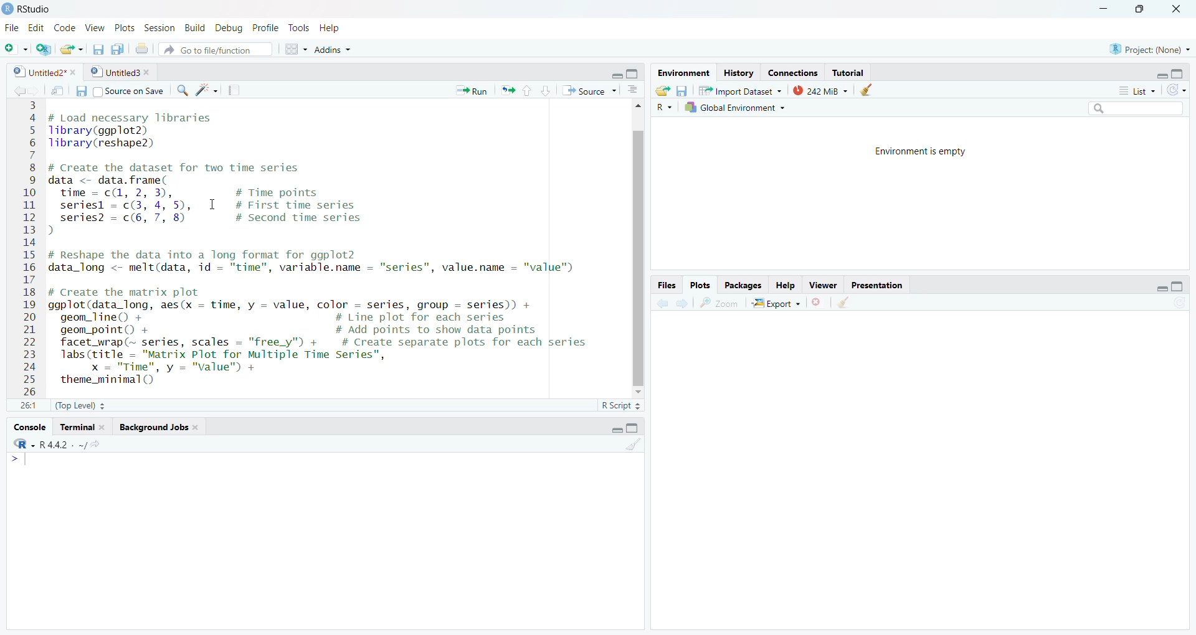 The height and width of the screenshot is (635, 1196). I want to click on RStudio, so click(39, 9).